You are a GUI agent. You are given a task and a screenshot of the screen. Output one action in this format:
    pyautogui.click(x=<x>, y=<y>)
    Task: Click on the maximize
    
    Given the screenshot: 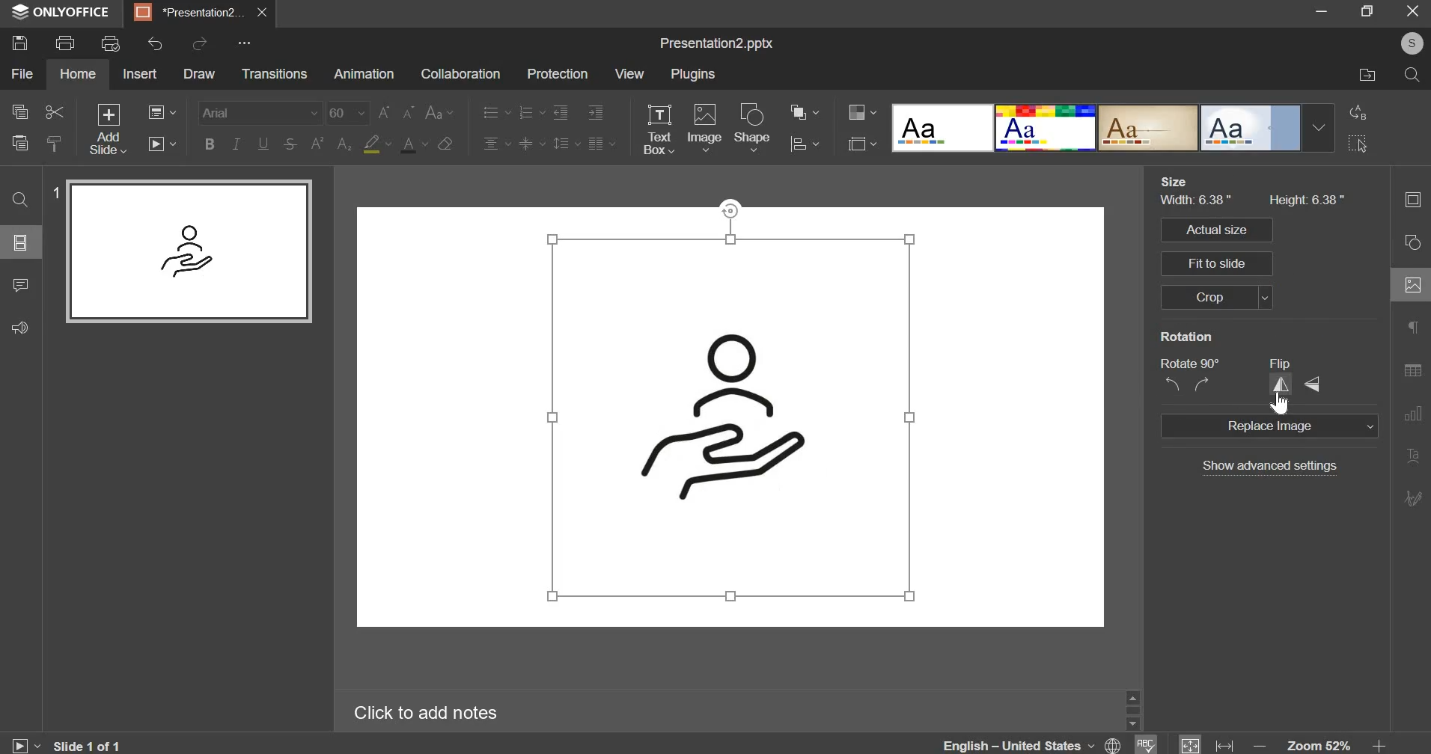 What is the action you would take?
    pyautogui.click(x=1366, y=10)
    